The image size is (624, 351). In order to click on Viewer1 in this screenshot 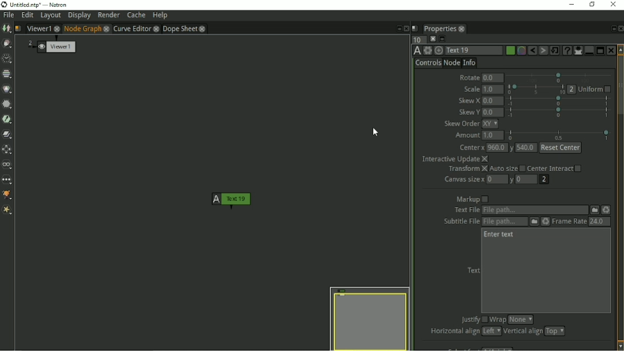, I will do `click(39, 27)`.